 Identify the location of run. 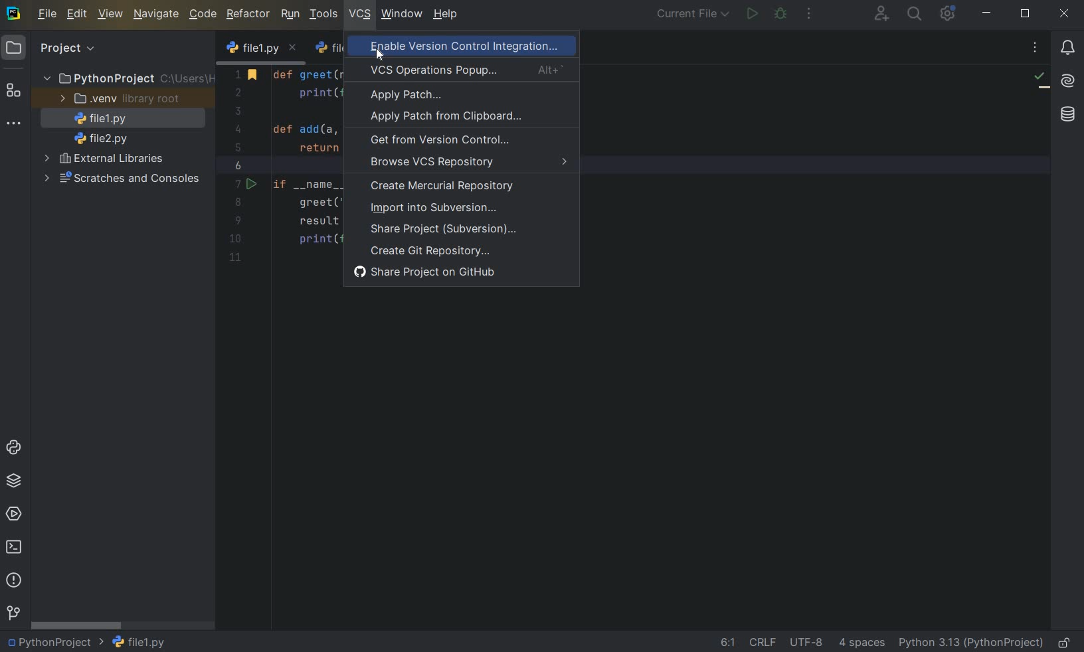
(753, 15).